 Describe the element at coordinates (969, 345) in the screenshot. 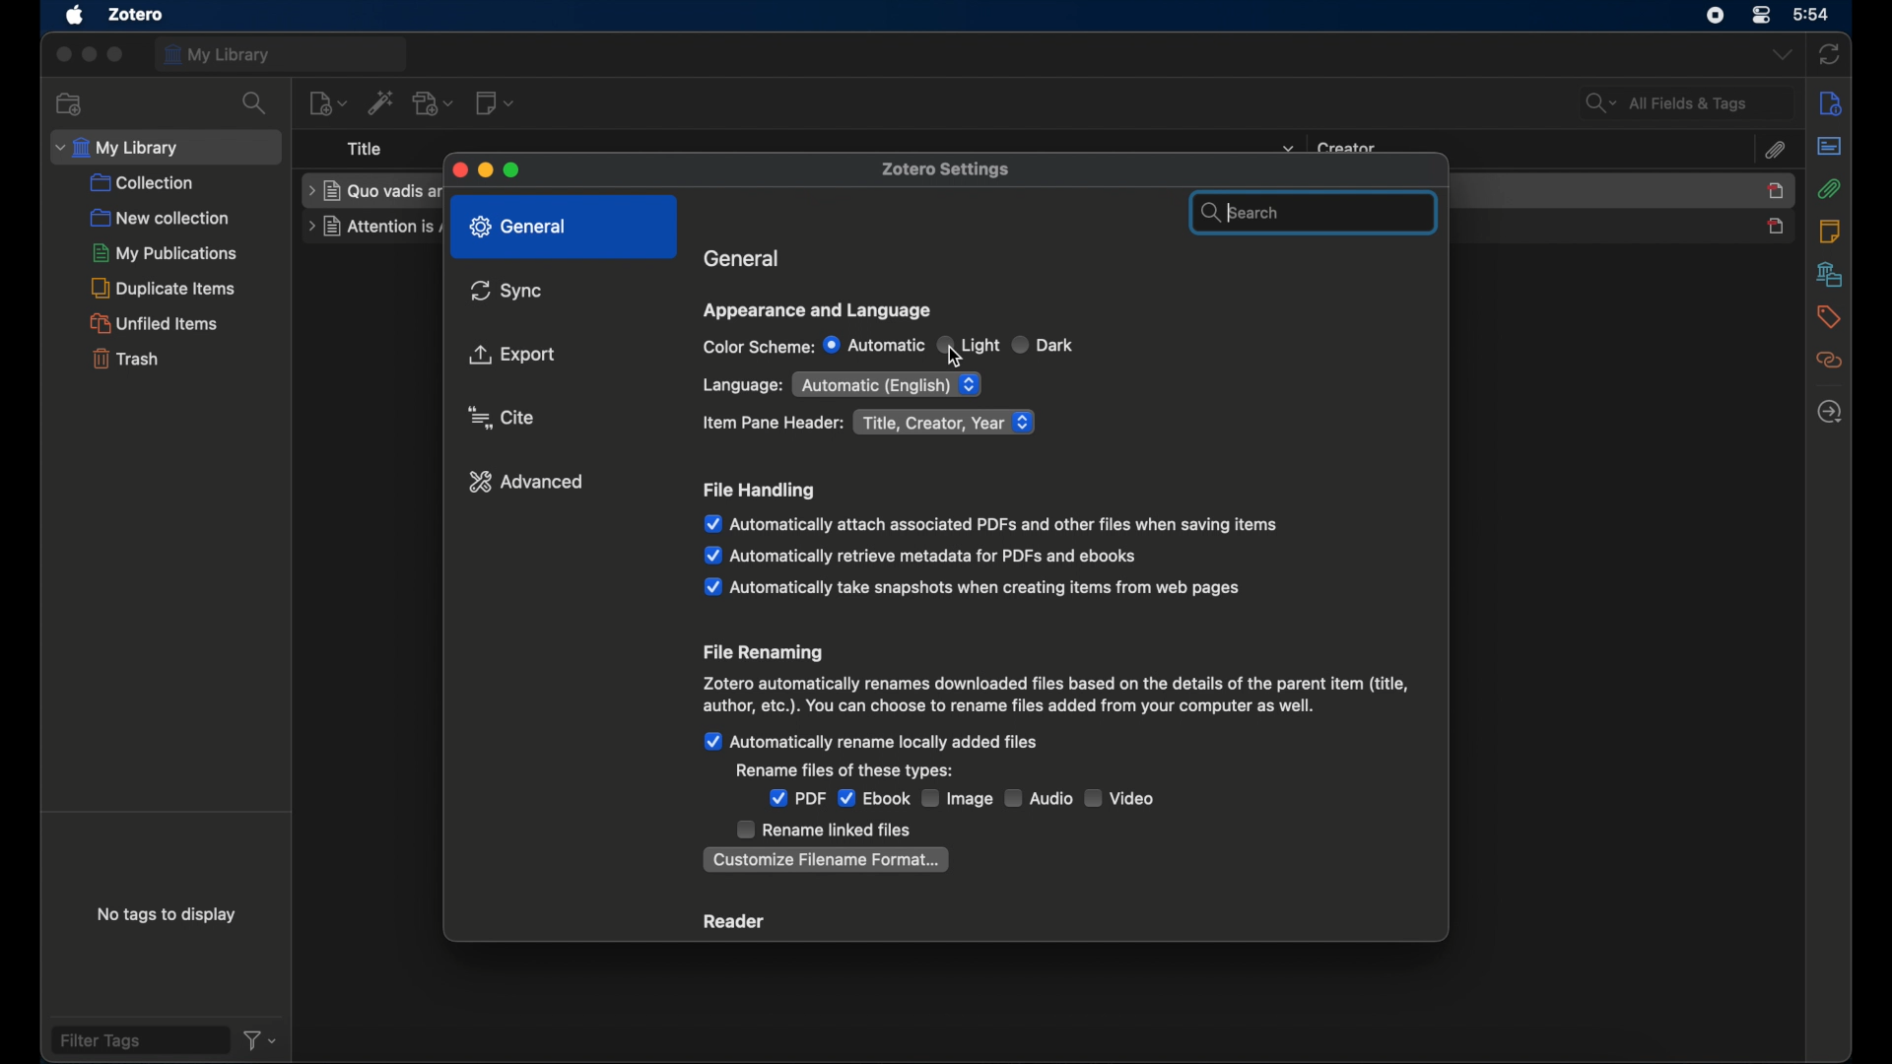

I see `light radio button` at that location.